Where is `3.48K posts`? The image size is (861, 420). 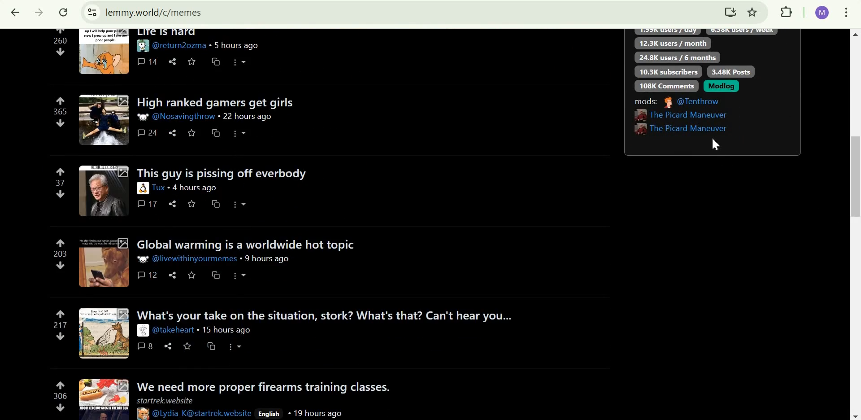 3.48K posts is located at coordinates (730, 71).